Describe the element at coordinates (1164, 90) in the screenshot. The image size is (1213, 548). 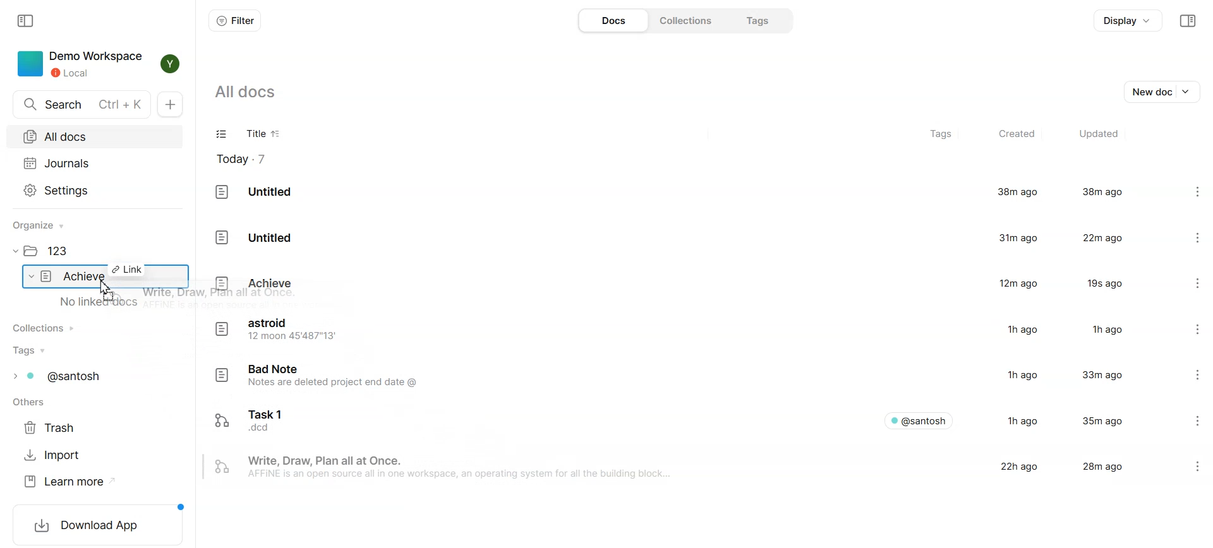
I see `New doc` at that location.